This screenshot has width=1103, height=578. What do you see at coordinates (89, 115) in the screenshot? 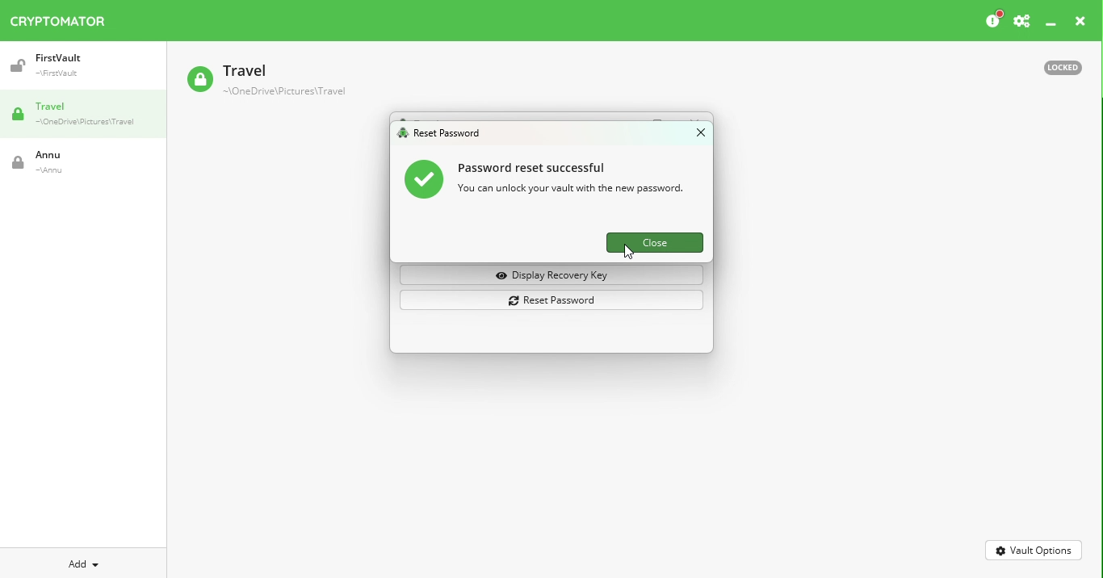
I see `Travel` at bounding box center [89, 115].